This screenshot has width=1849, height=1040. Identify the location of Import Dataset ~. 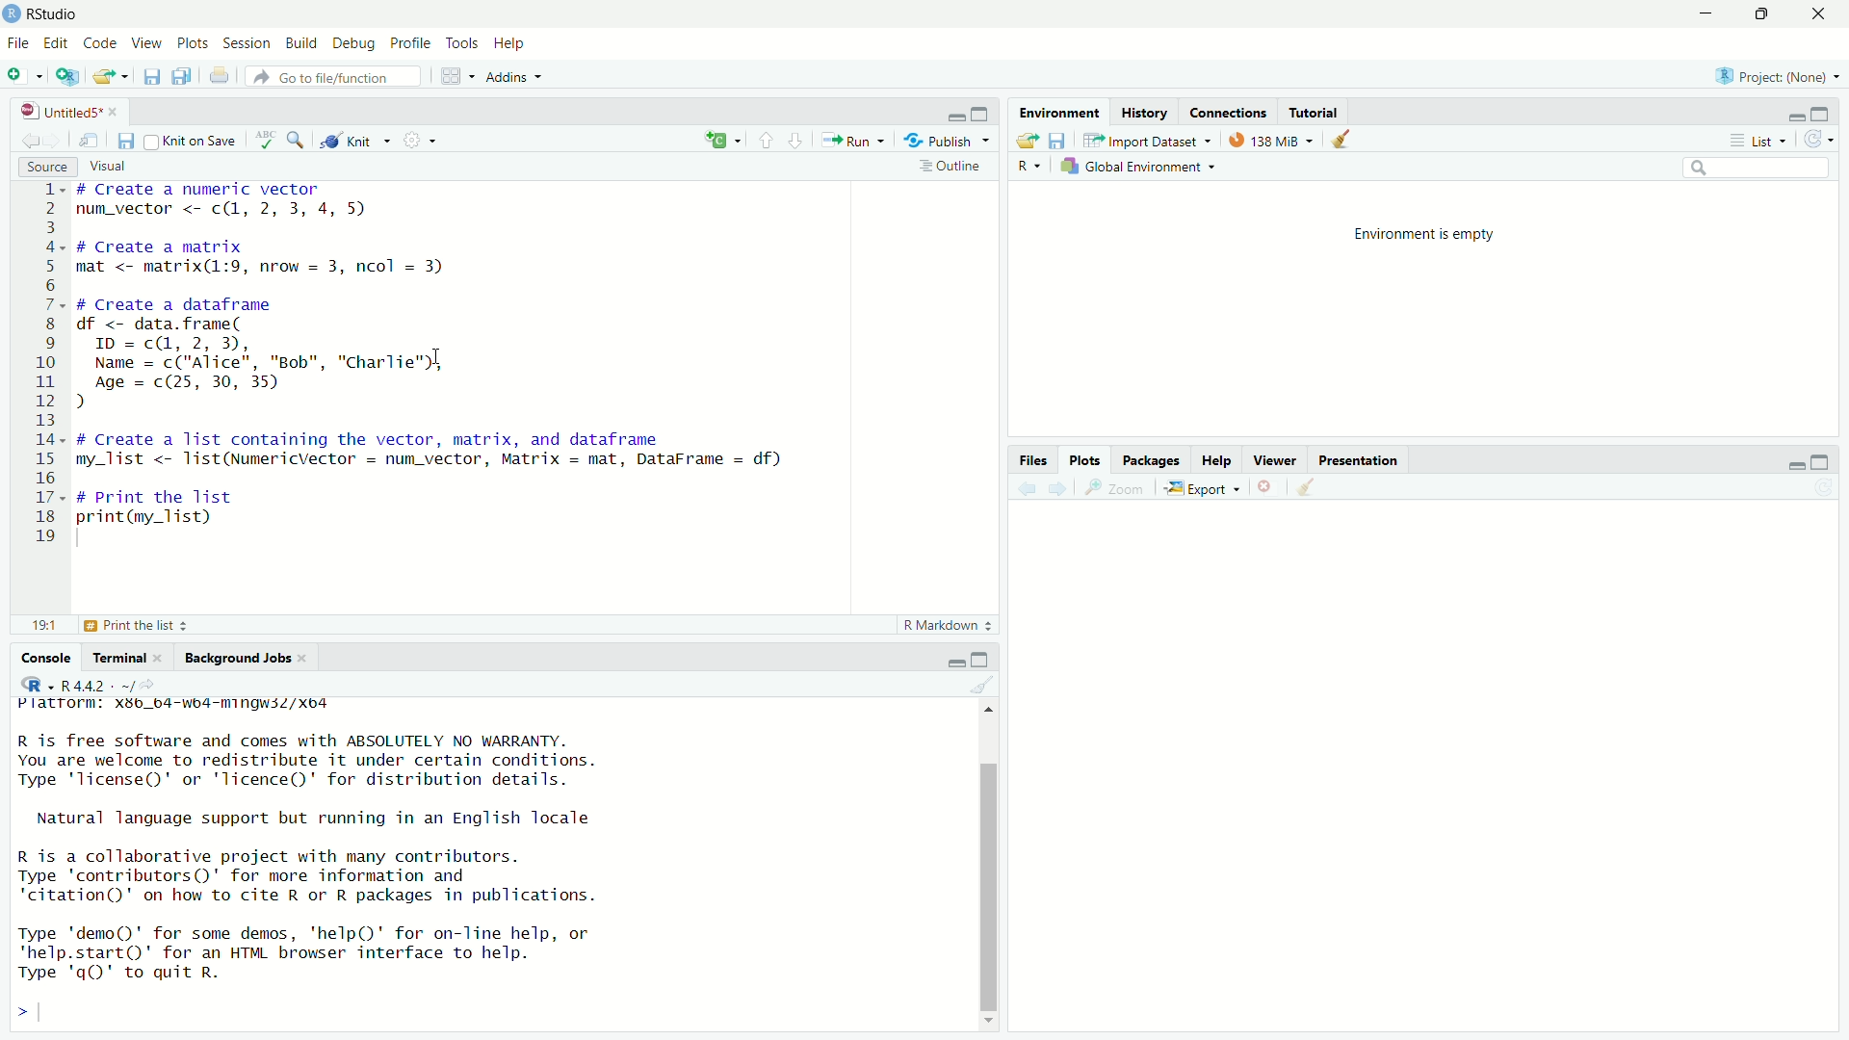
(1147, 141).